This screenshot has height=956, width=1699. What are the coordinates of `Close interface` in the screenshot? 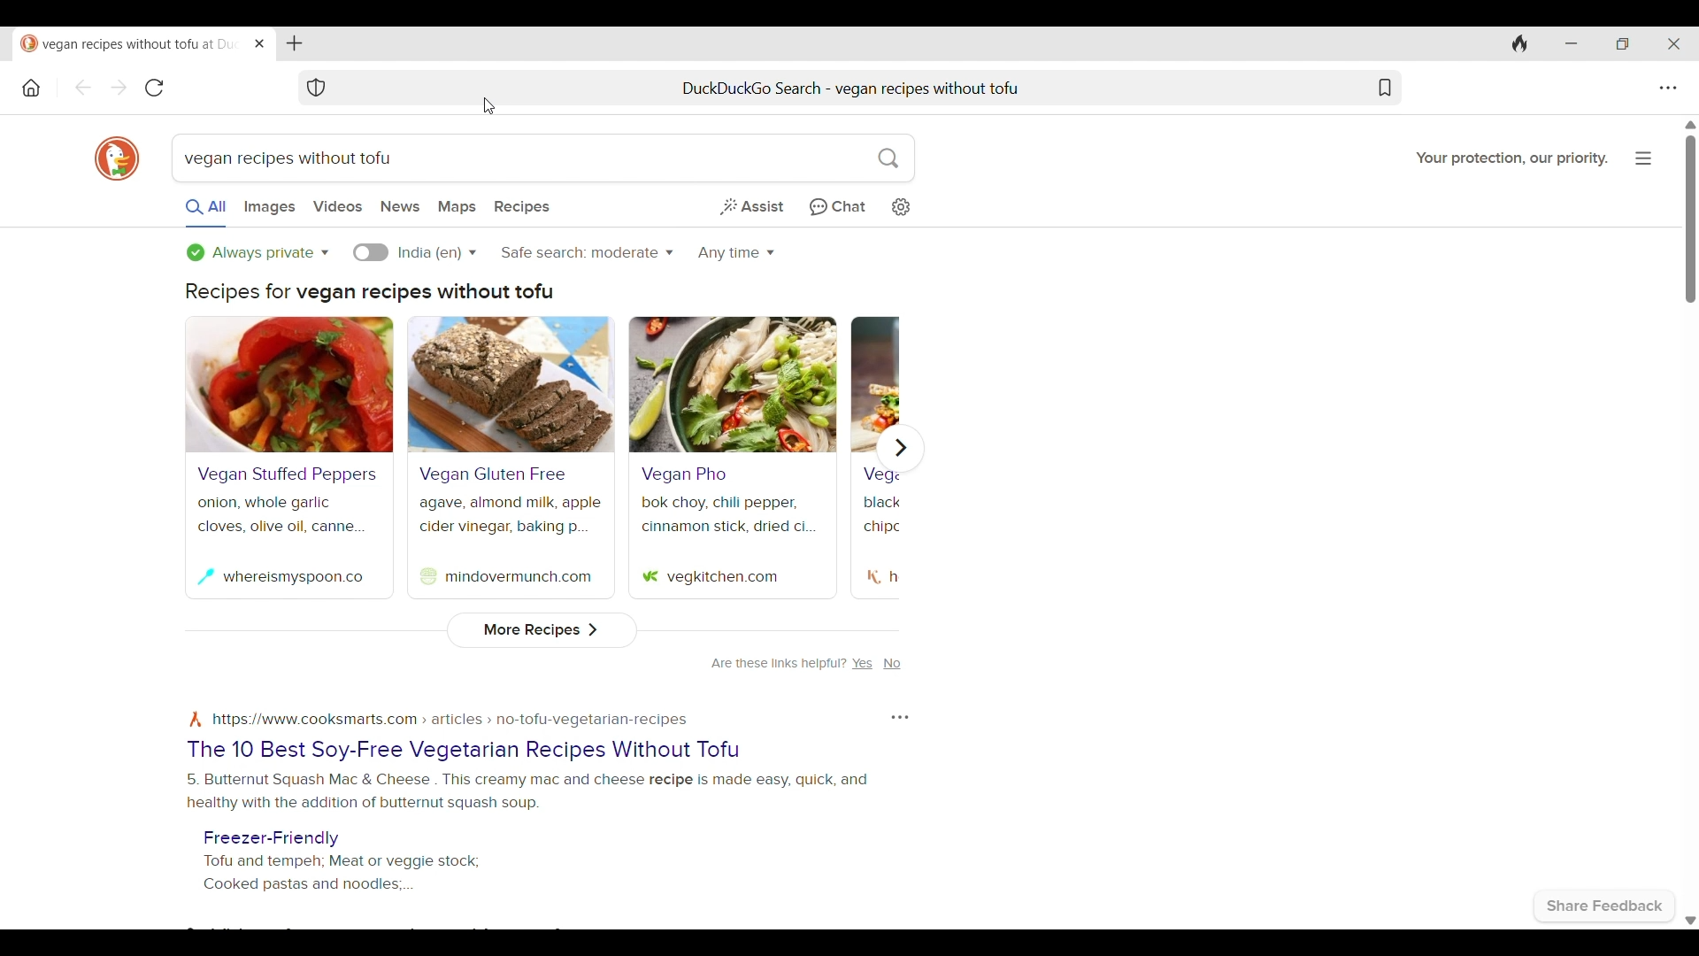 It's located at (1673, 43).